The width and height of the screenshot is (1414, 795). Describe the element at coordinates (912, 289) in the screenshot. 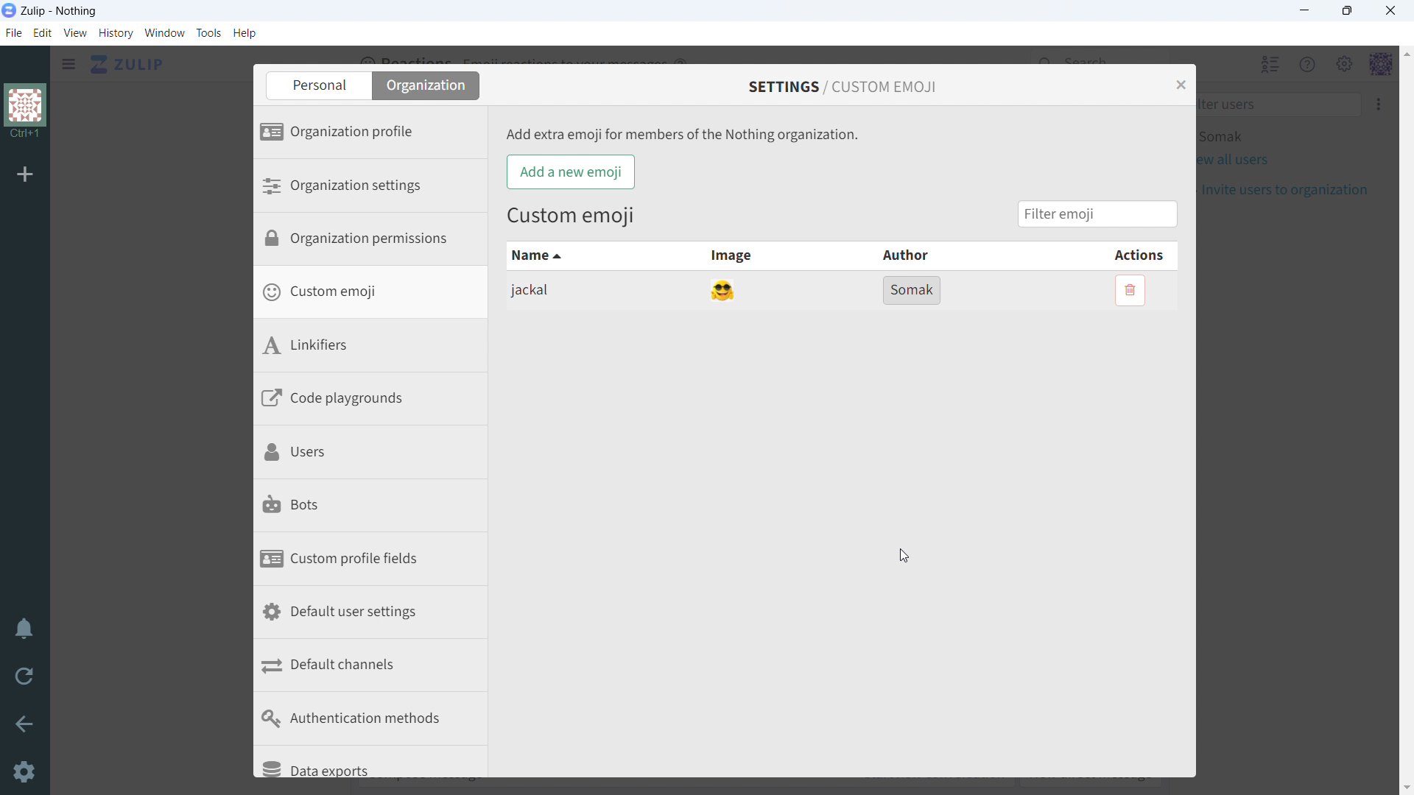

I see `somak` at that location.